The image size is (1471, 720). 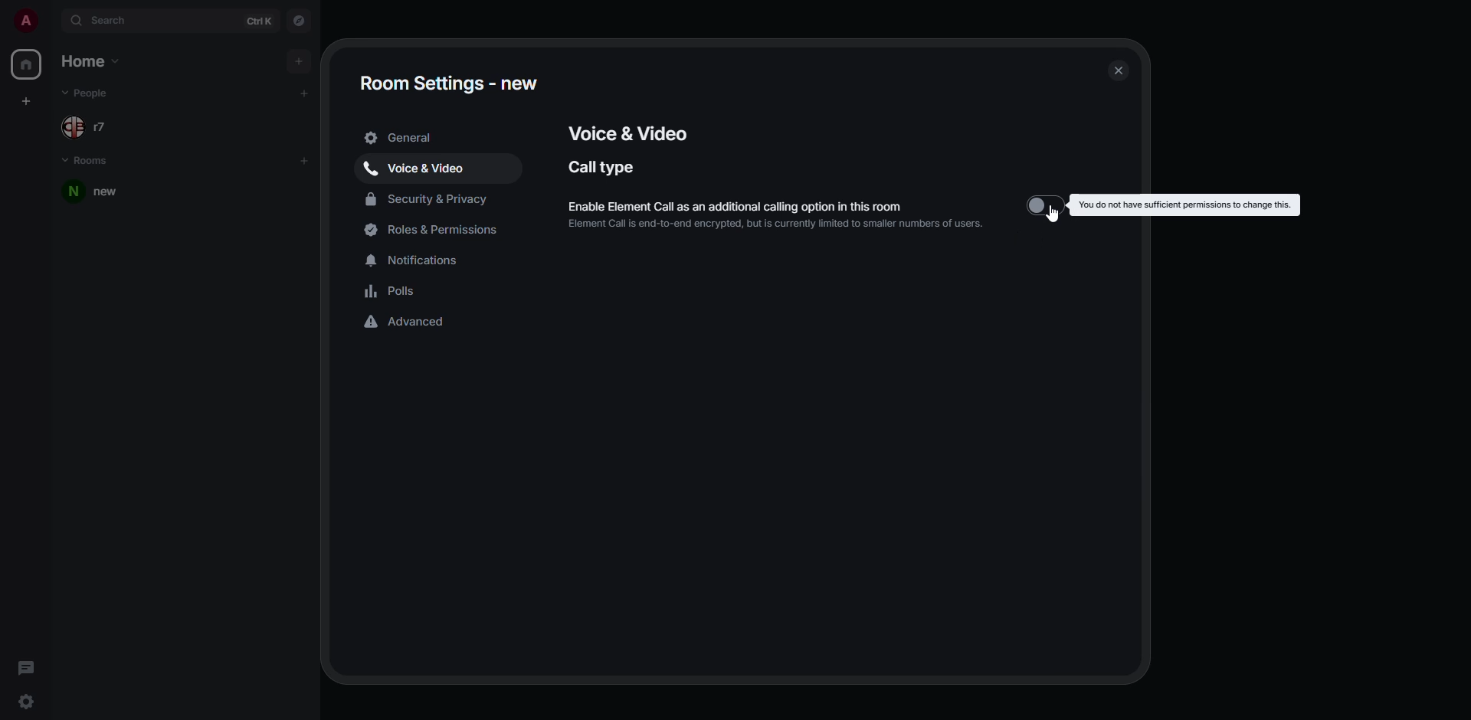 What do you see at coordinates (405, 138) in the screenshot?
I see `general` at bounding box center [405, 138].